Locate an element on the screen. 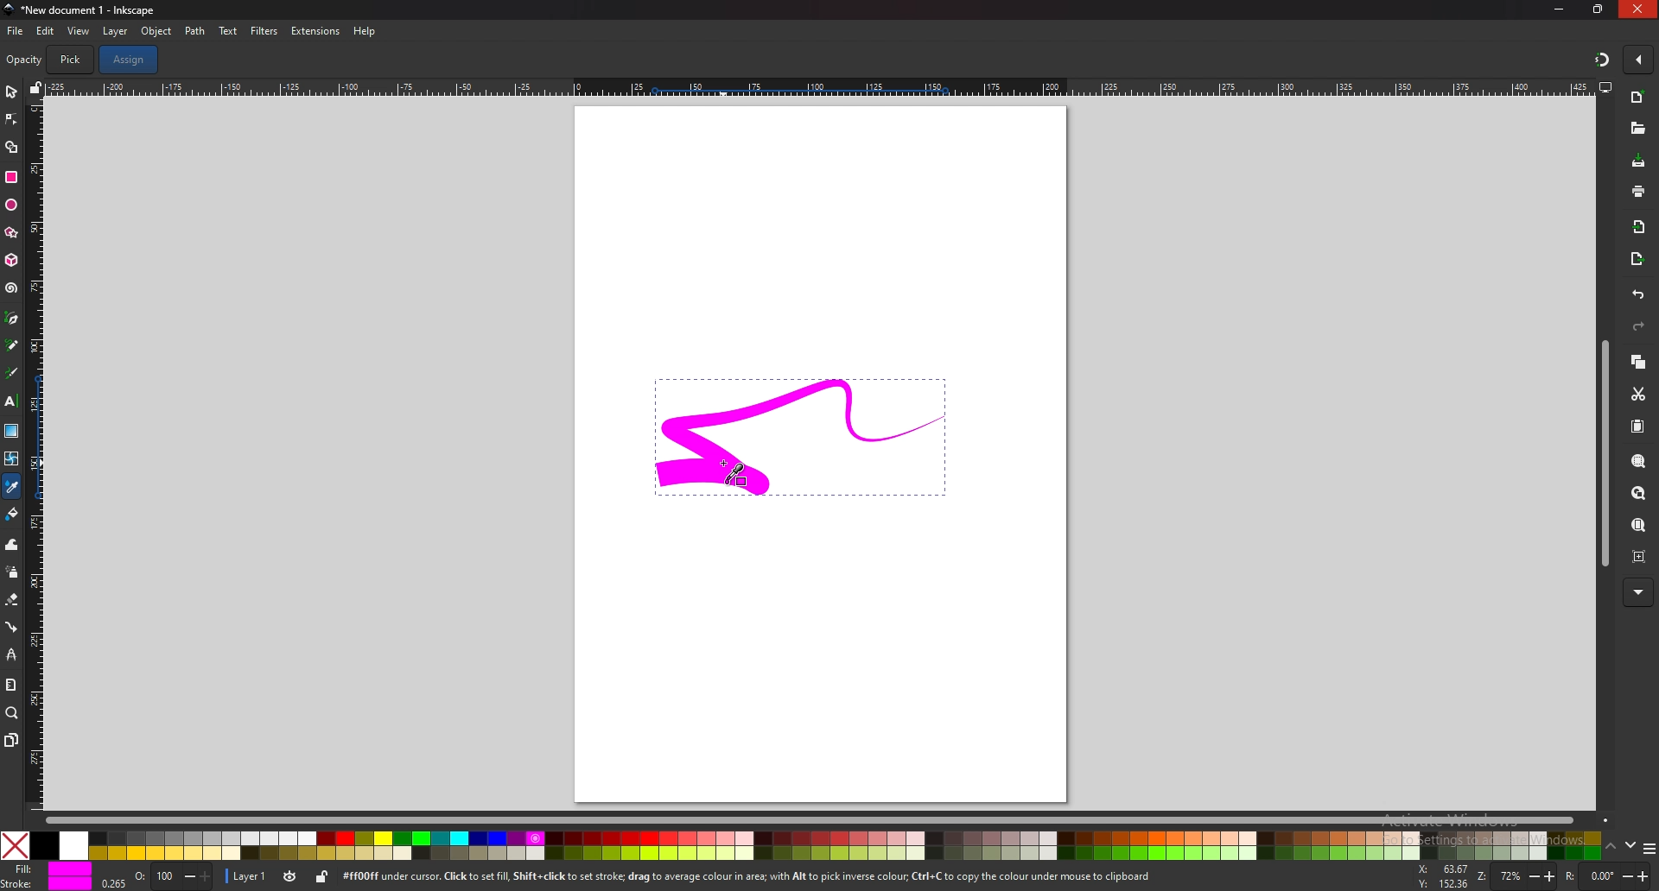  rectangle is located at coordinates (10, 177).